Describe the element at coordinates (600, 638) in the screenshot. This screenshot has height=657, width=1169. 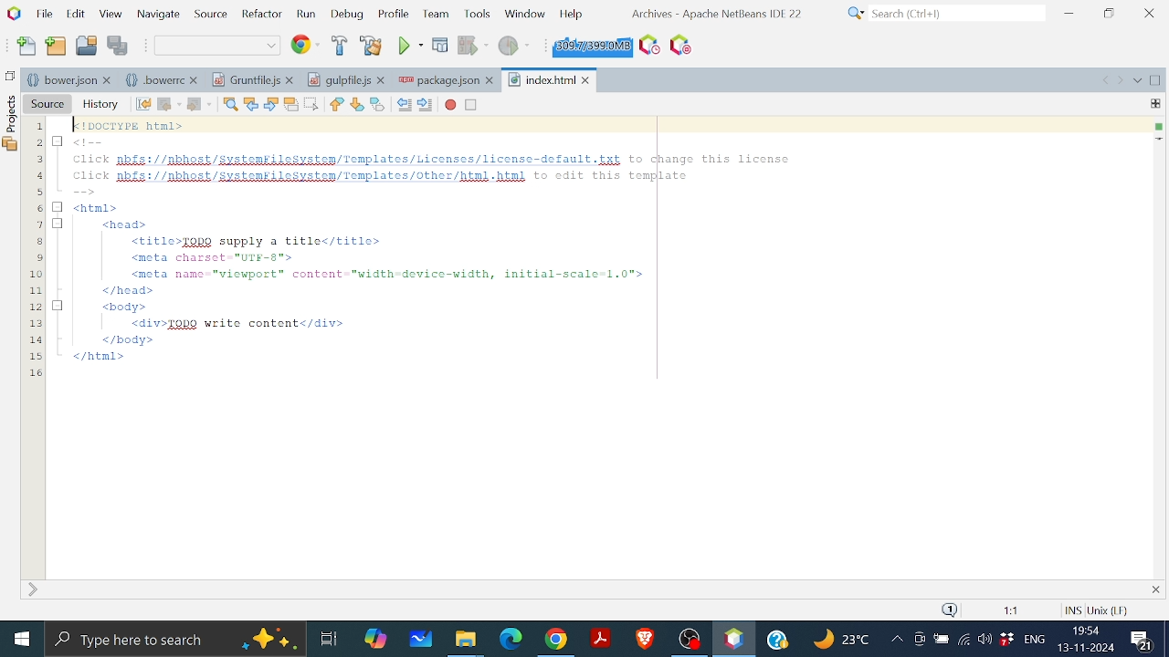
I see `Adobe reader` at that location.